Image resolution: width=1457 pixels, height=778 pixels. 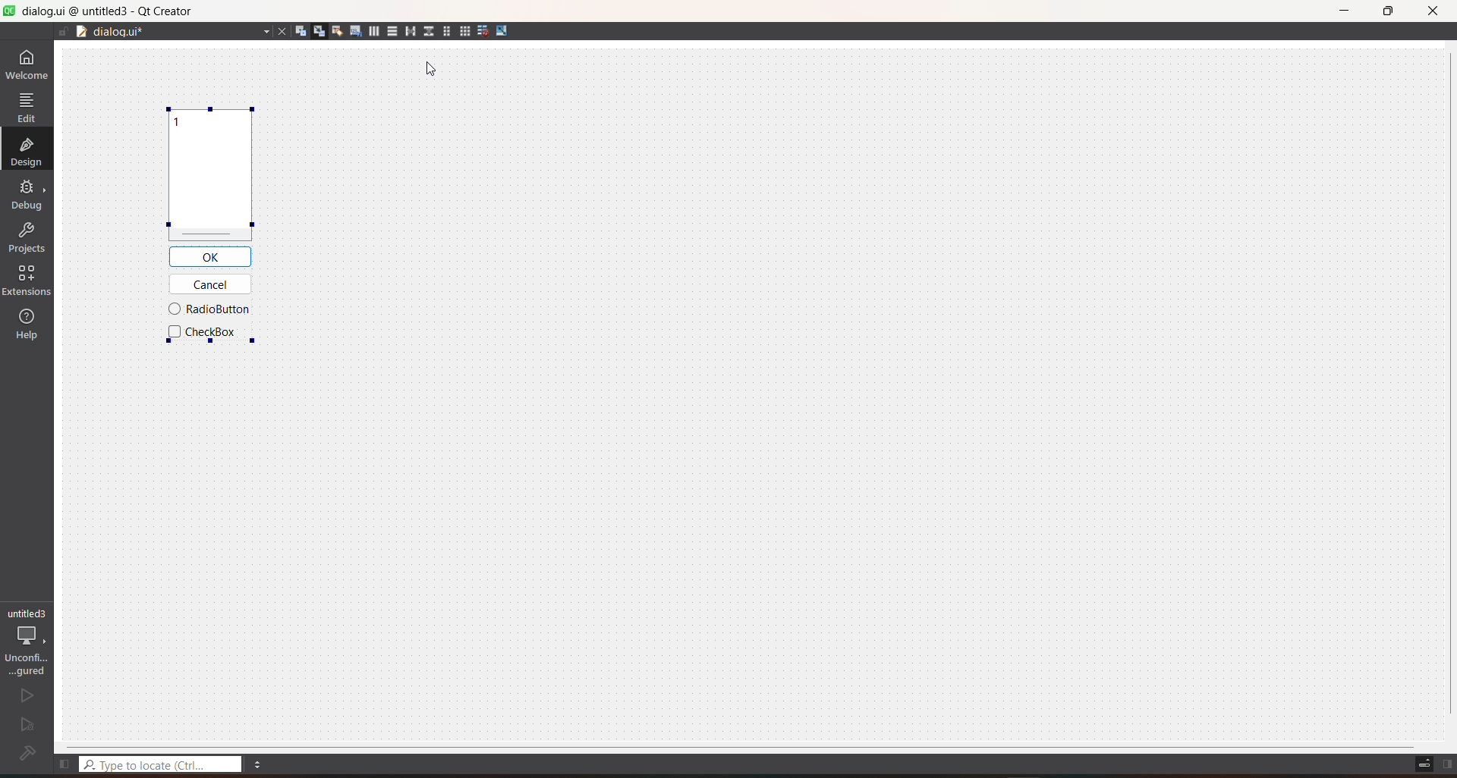 What do you see at coordinates (62, 33) in the screenshot?
I see `file is writable` at bounding box center [62, 33].